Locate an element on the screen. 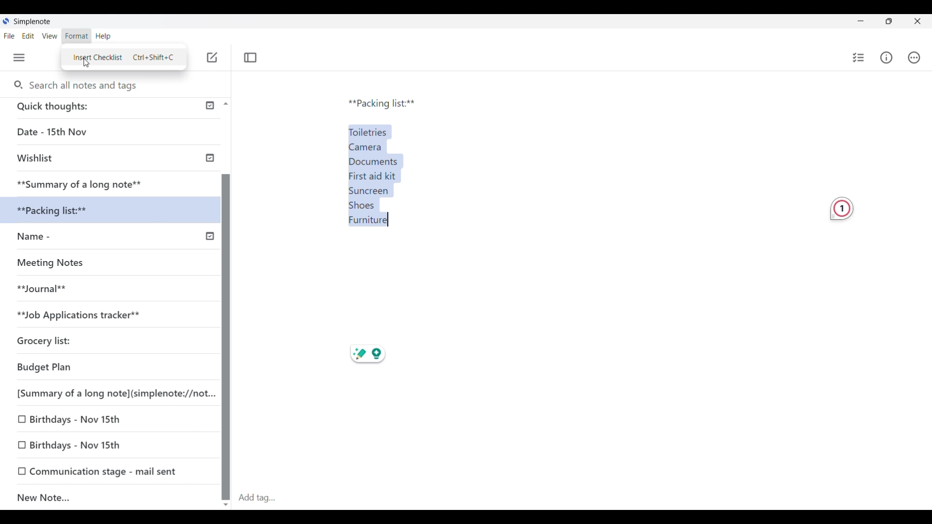 Image resolution: width=932 pixels, height=524 pixels. Search all notes and tags is located at coordinates (86, 85).